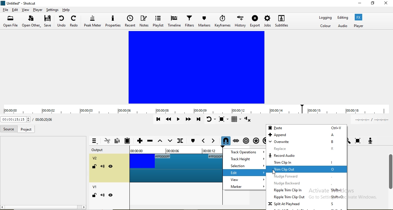 Image resolution: width=393 pixels, height=210 pixels. What do you see at coordinates (245, 166) in the screenshot?
I see `selection` at bounding box center [245, 166].